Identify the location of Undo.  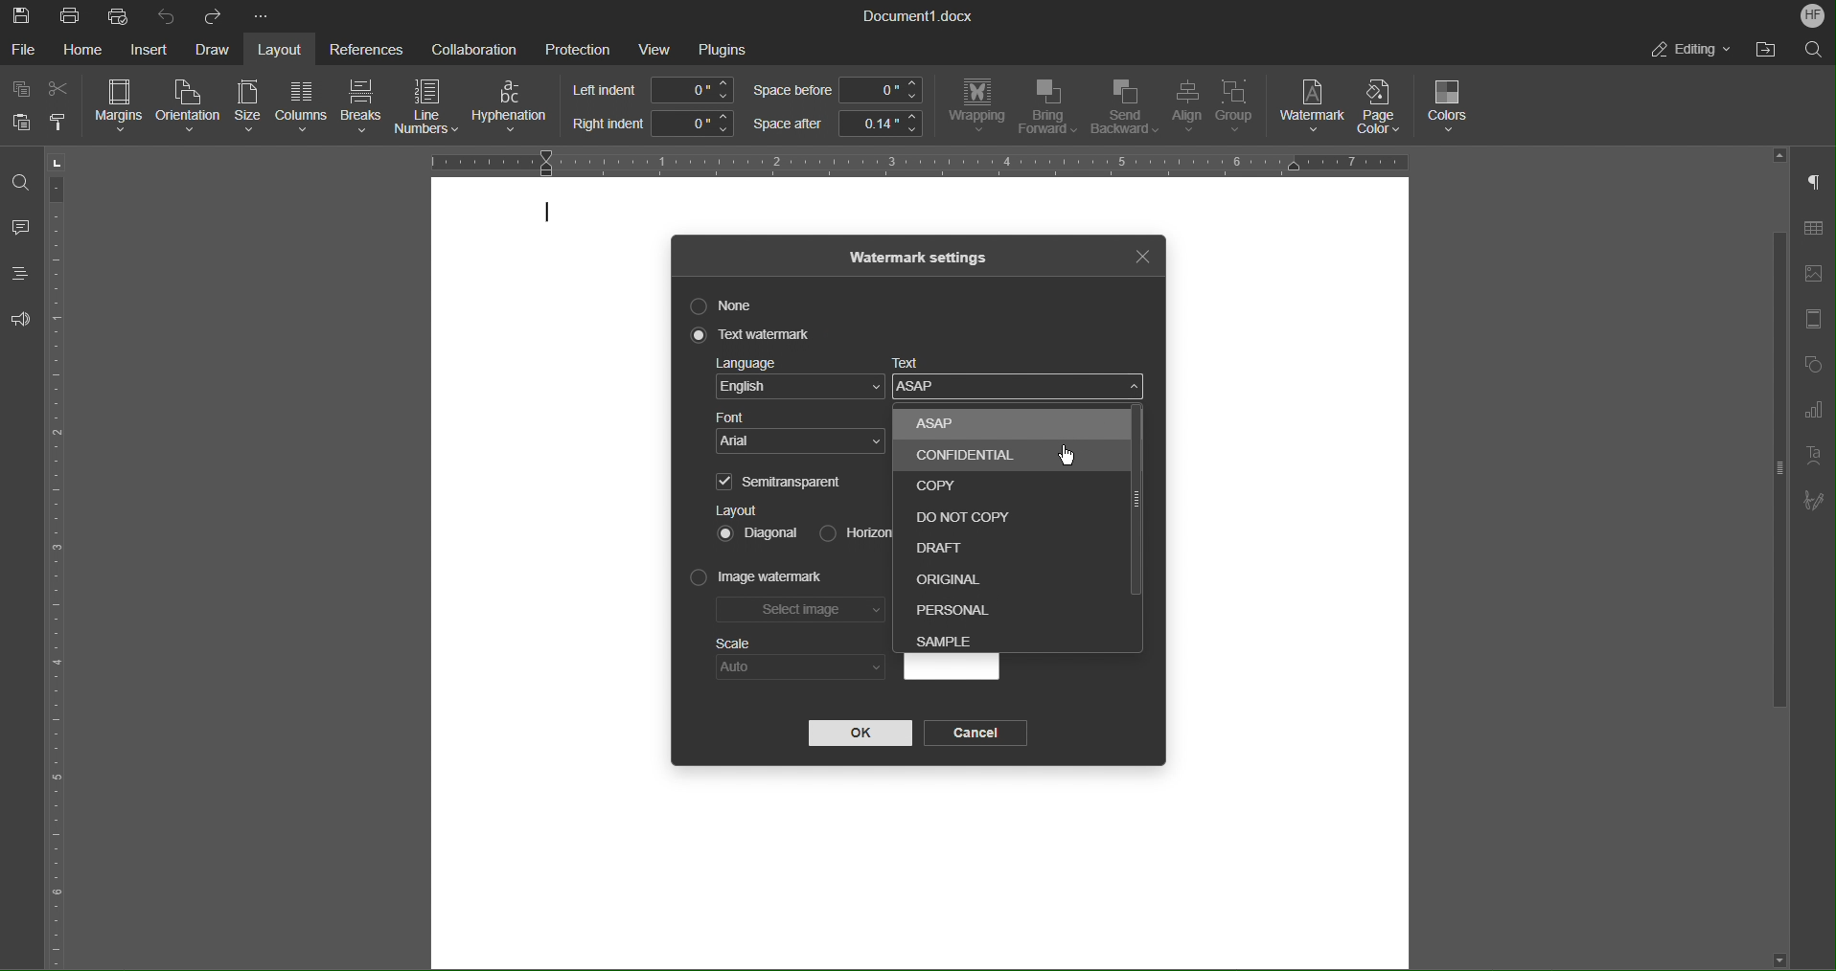
(167, 15).